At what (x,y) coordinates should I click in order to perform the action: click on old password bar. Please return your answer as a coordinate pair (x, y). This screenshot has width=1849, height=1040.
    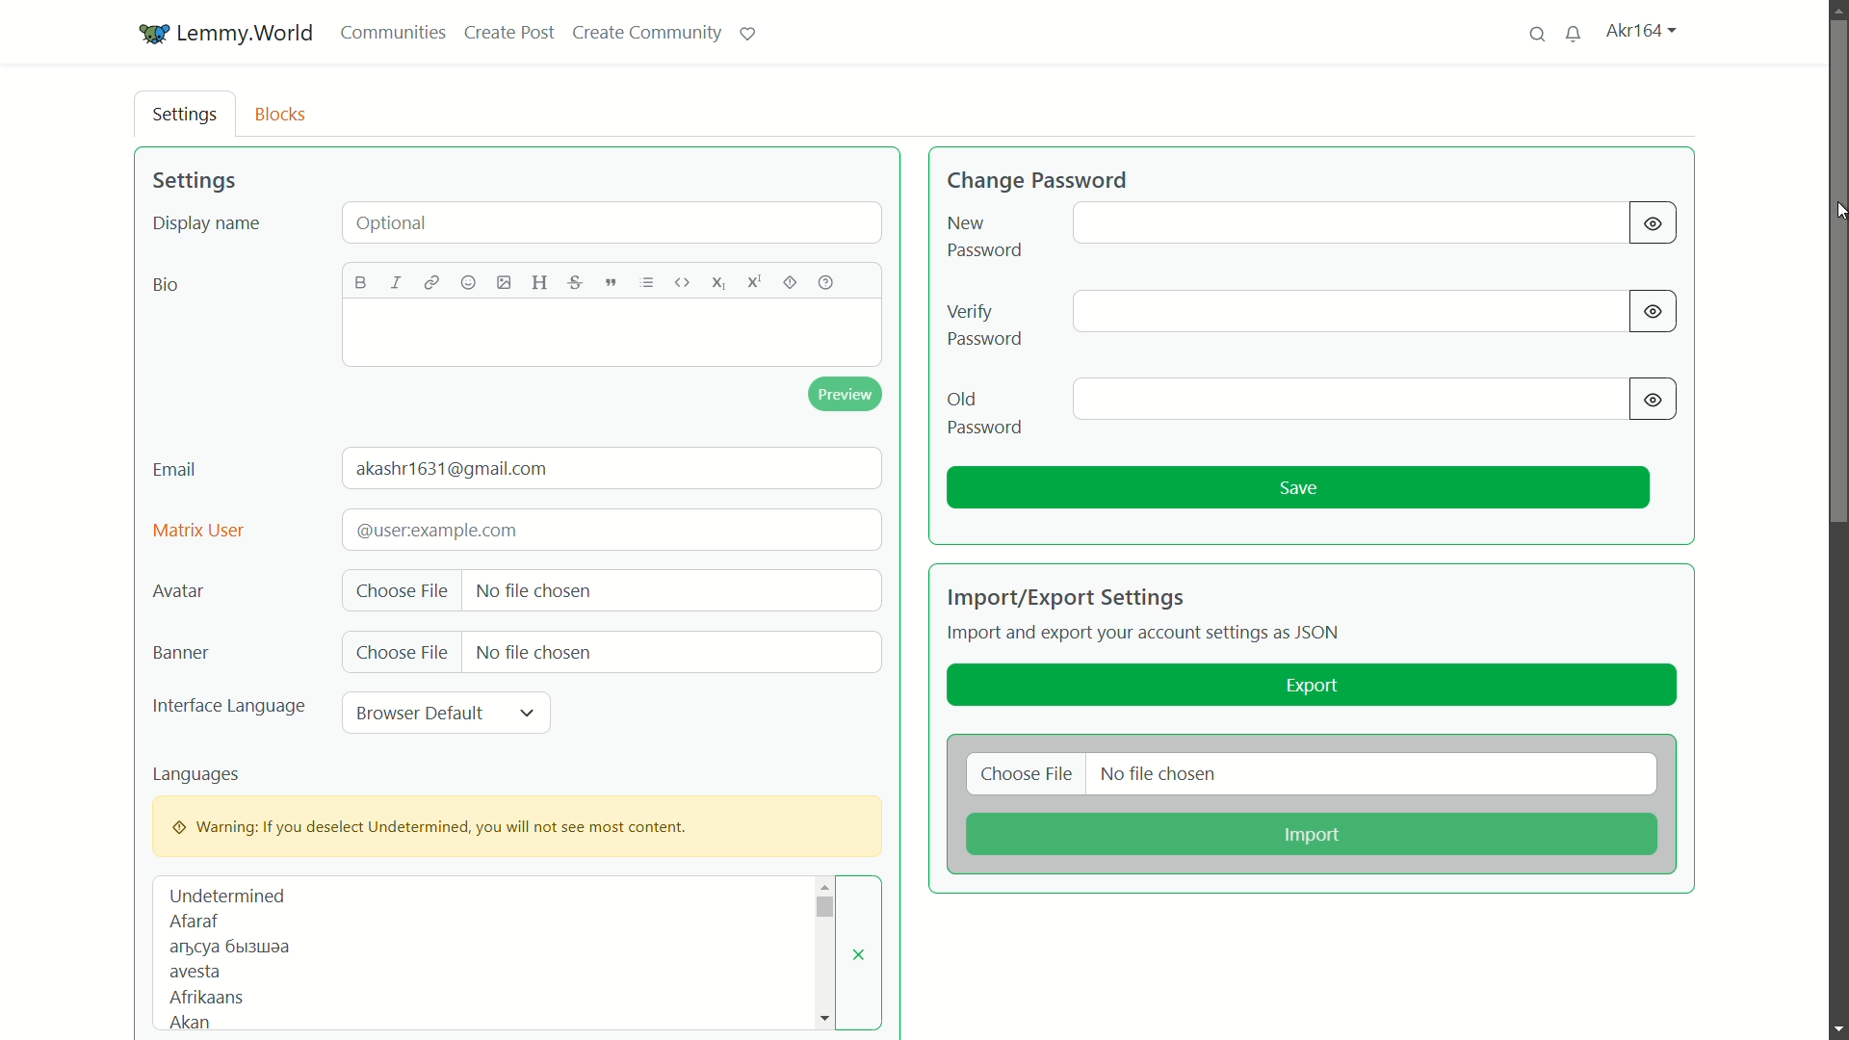
    Looking at the image, I should click on (1351, 399).